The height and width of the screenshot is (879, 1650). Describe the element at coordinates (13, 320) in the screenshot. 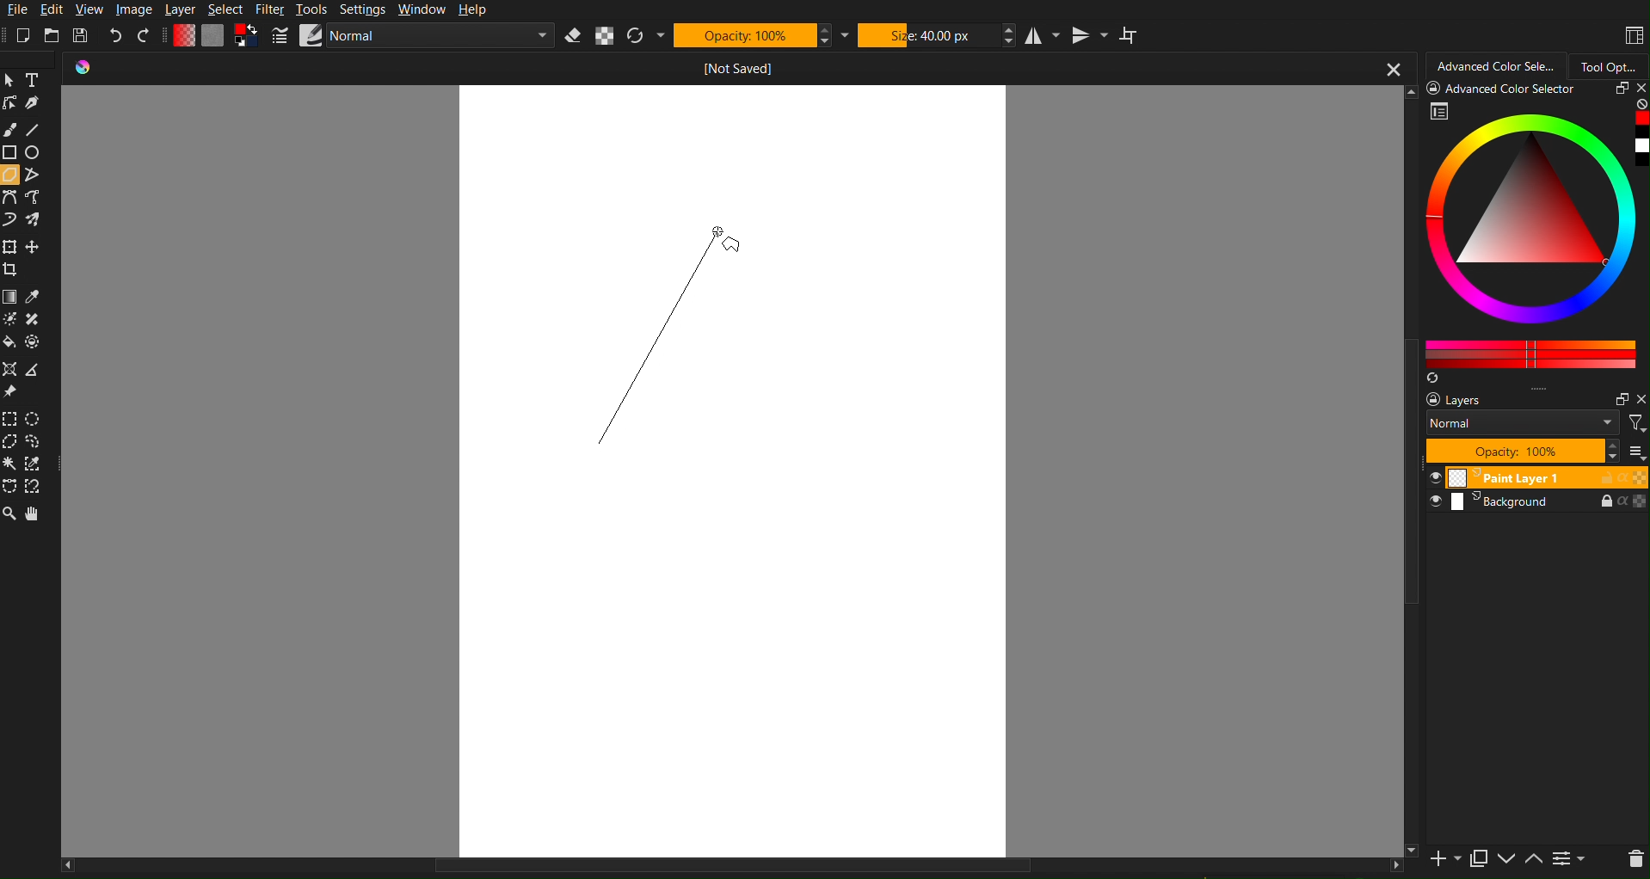

I see `colorize mask tool` at that location.